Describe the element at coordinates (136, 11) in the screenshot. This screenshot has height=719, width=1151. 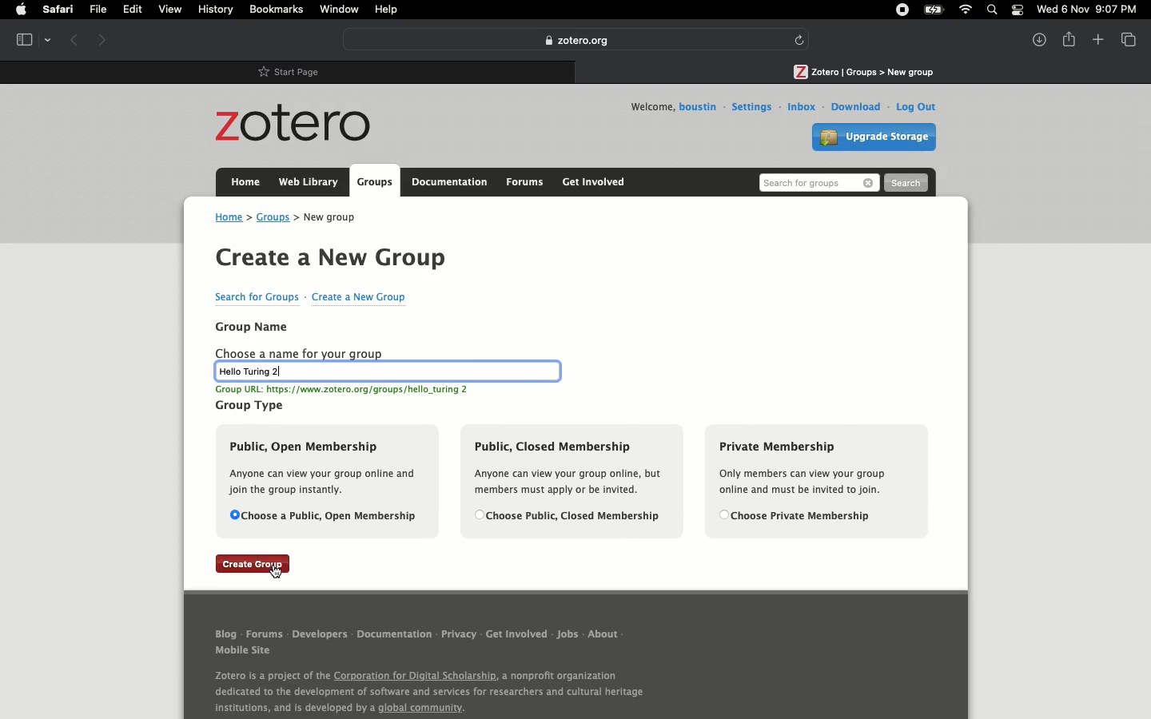
I see `Edit` at that location.